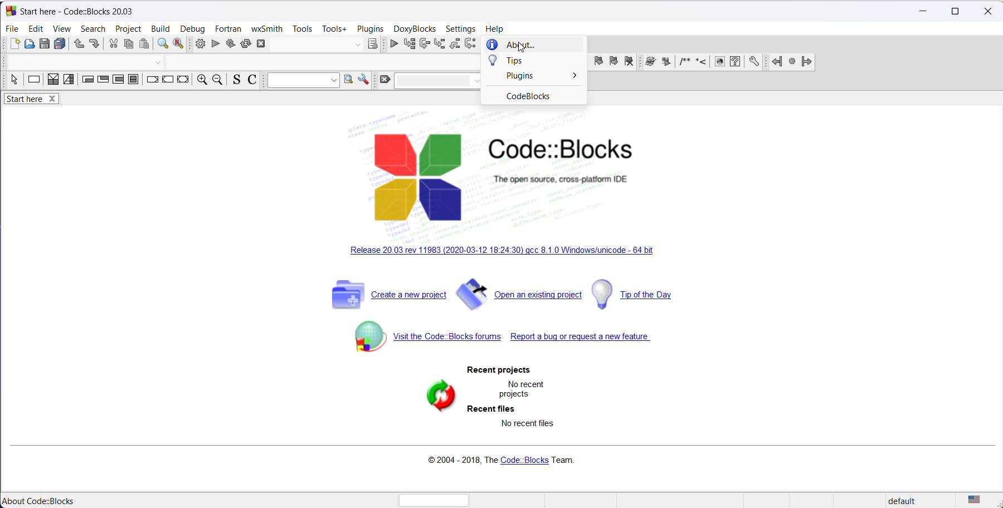  Describe the element at coordinates (300, 80) in the screenshot. I see `text dropdown` at that location.